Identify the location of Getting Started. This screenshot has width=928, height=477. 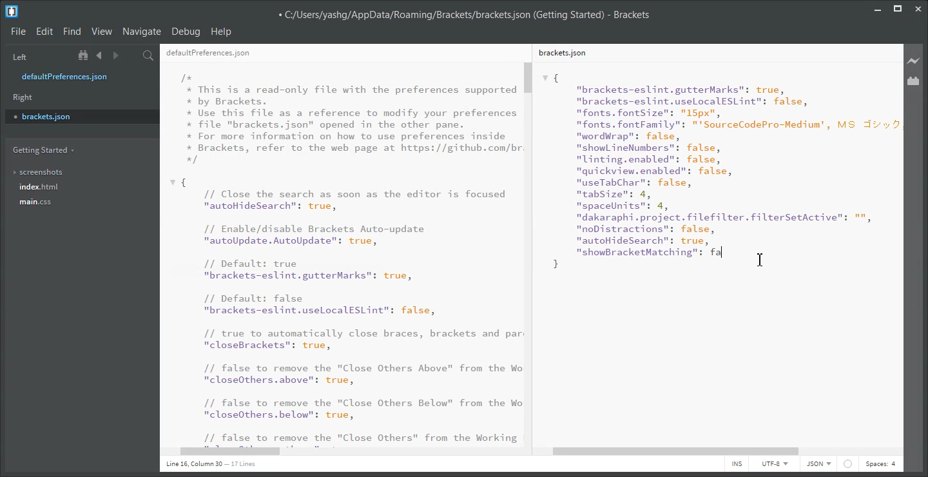
(43, 150).